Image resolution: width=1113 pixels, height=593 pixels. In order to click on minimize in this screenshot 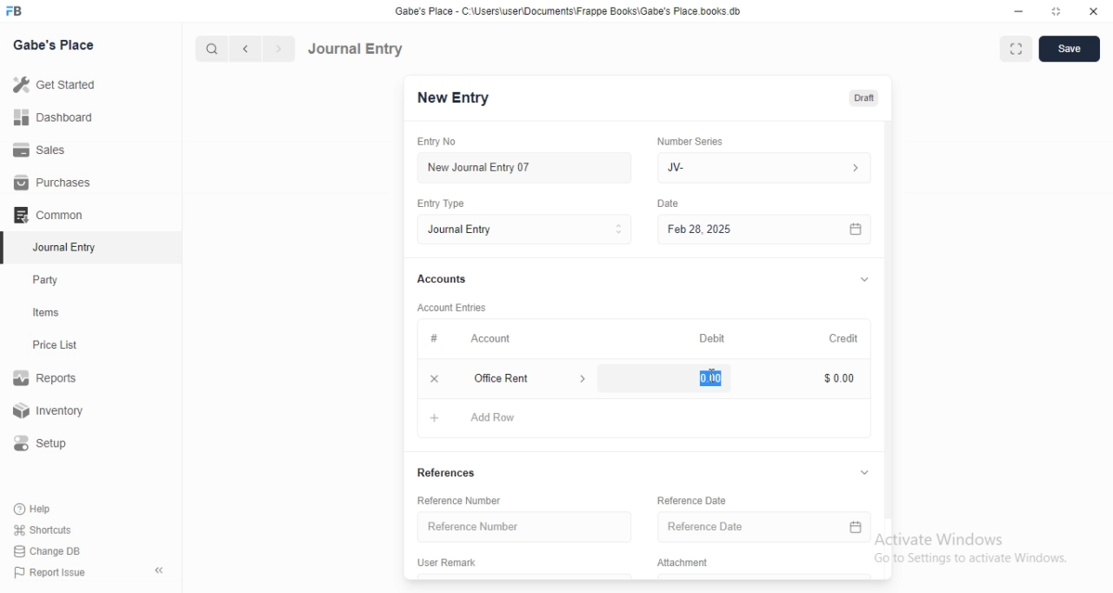, I will do `click(1019, 11)`.